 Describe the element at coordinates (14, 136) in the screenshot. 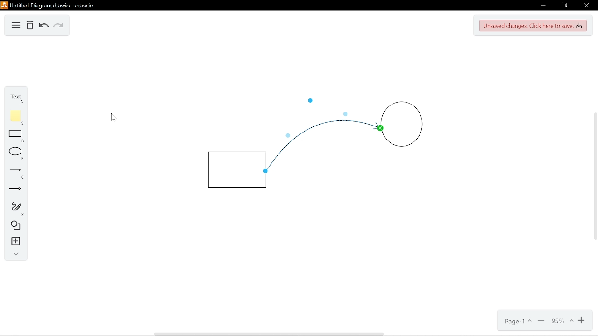

I see `Rectangle` at that location.